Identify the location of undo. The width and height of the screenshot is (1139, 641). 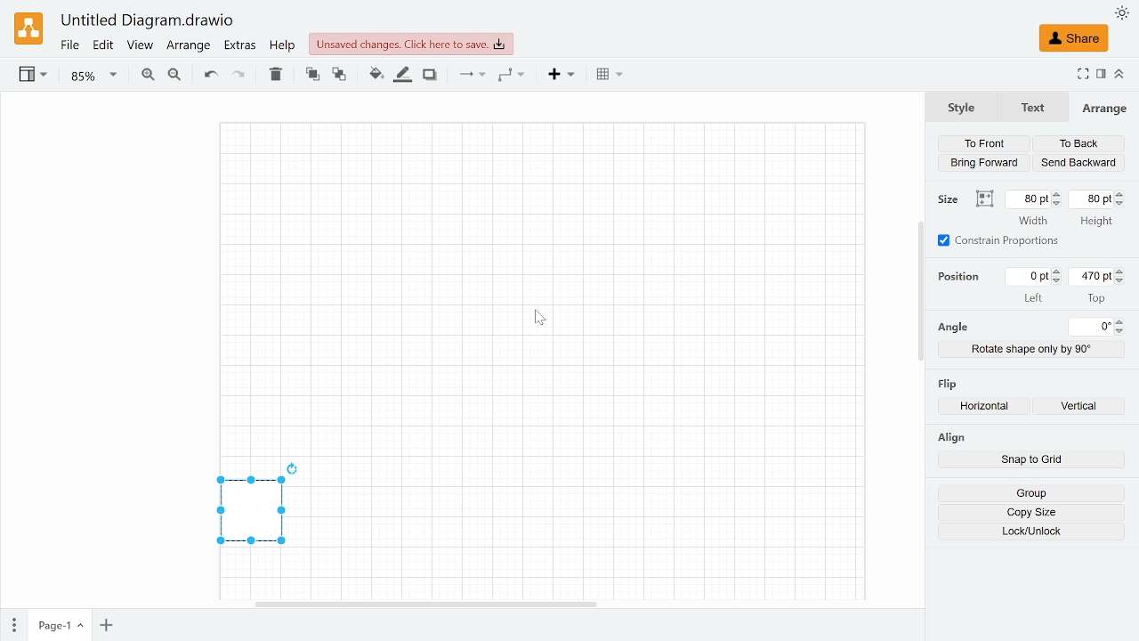
(208, 75).